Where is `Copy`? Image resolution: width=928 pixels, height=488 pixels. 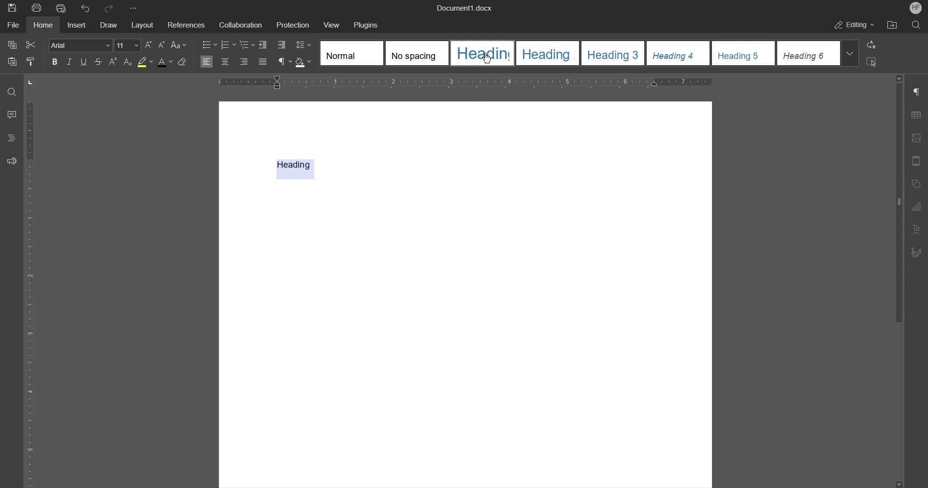
Copy is located at coordinates (11, 43).